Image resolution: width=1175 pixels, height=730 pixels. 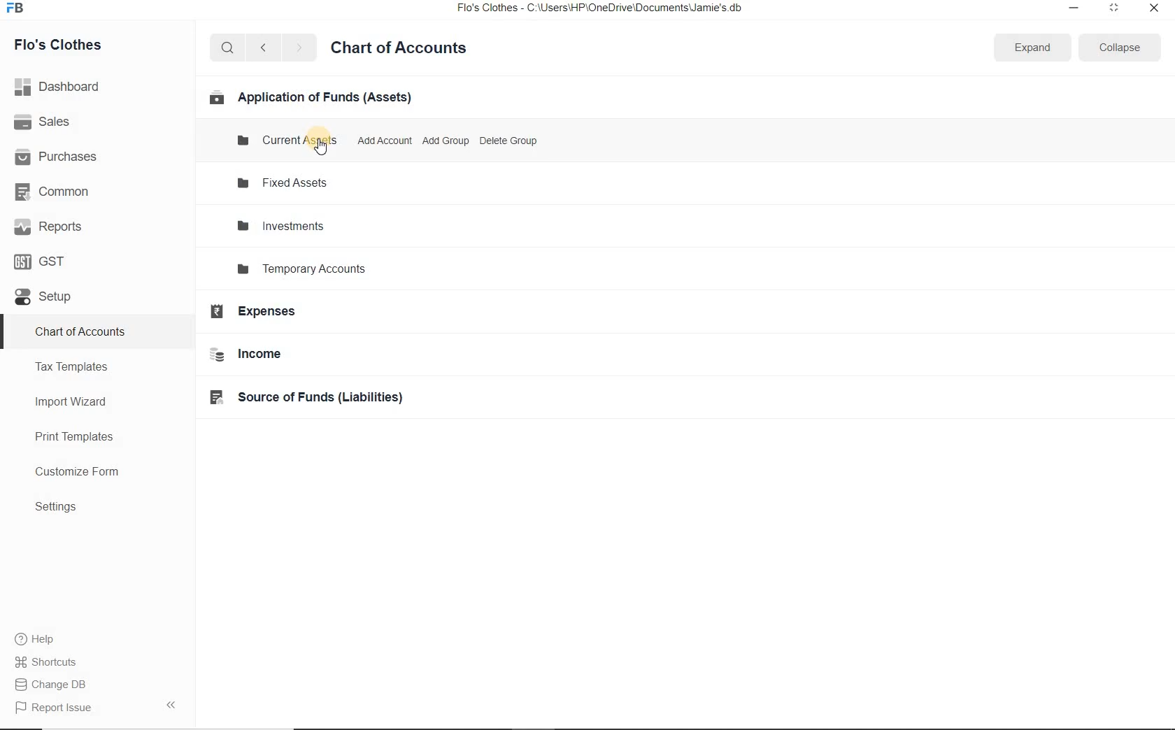 What do you see at coordinates (1114, 7) in the screenshot?
I see `maximize` at bounding box center [1114, 7].